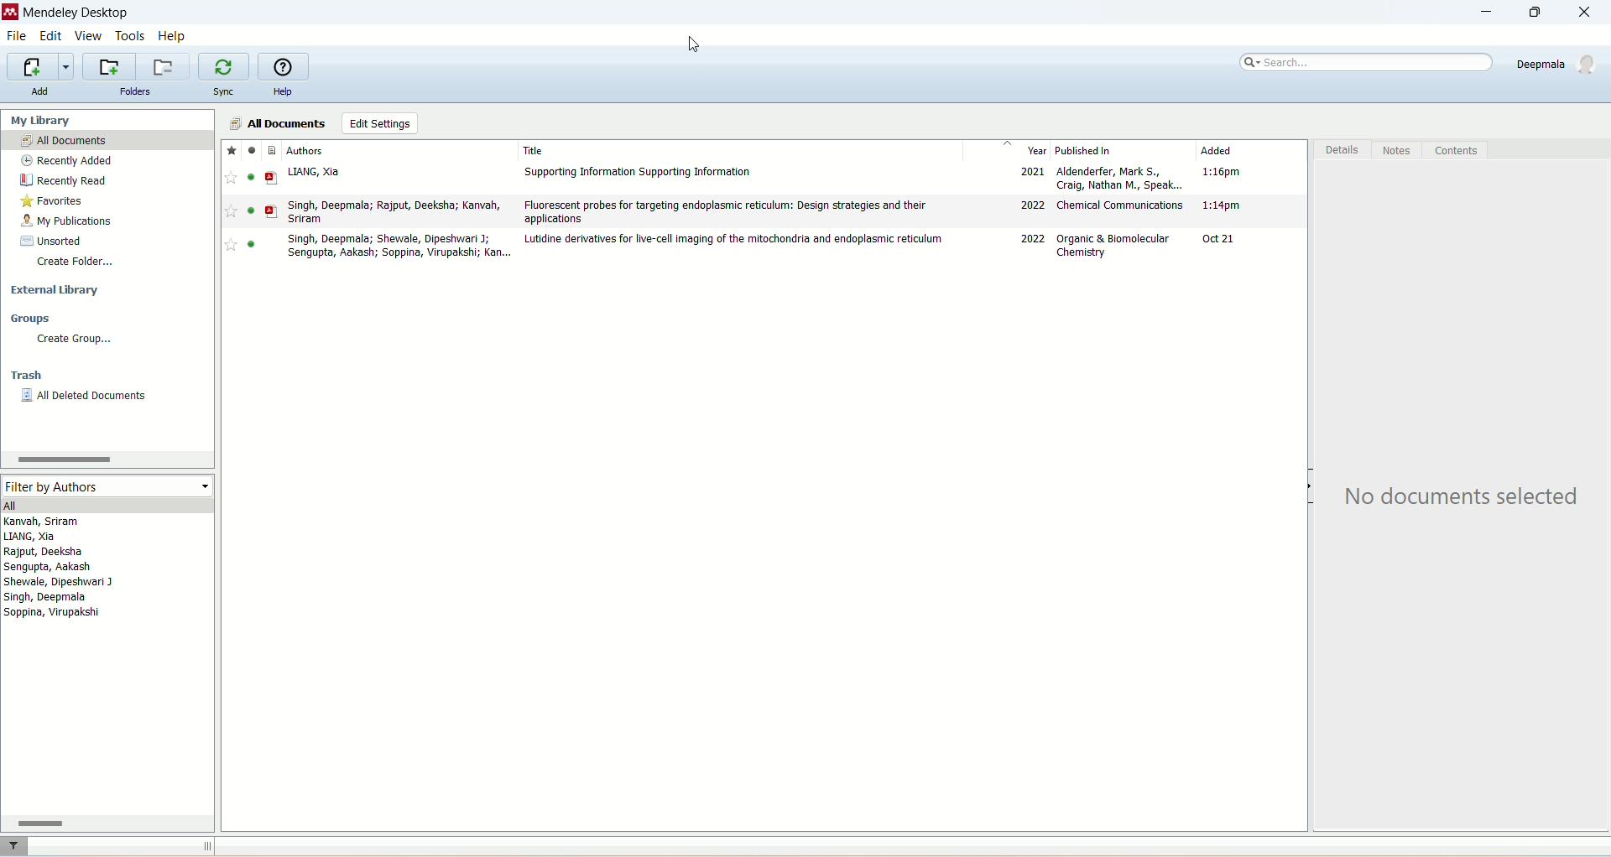 The width and height of the screenshot is (1611, 857). What do you see at coordinates (691, 44) in the screenshot?
I see `cursor` at bounding box center [691, 44].